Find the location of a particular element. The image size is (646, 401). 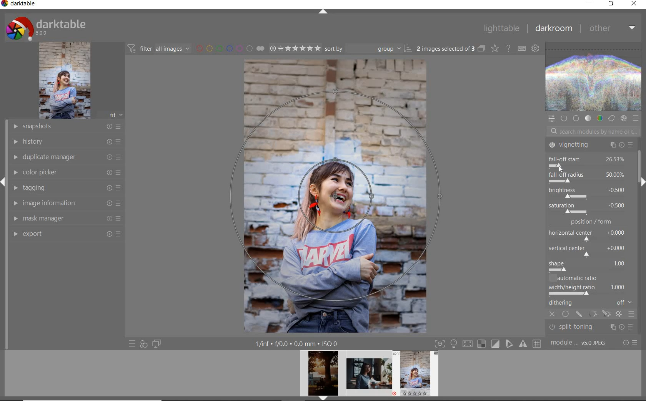

quick access to preset is located at coordinates (133, 344).